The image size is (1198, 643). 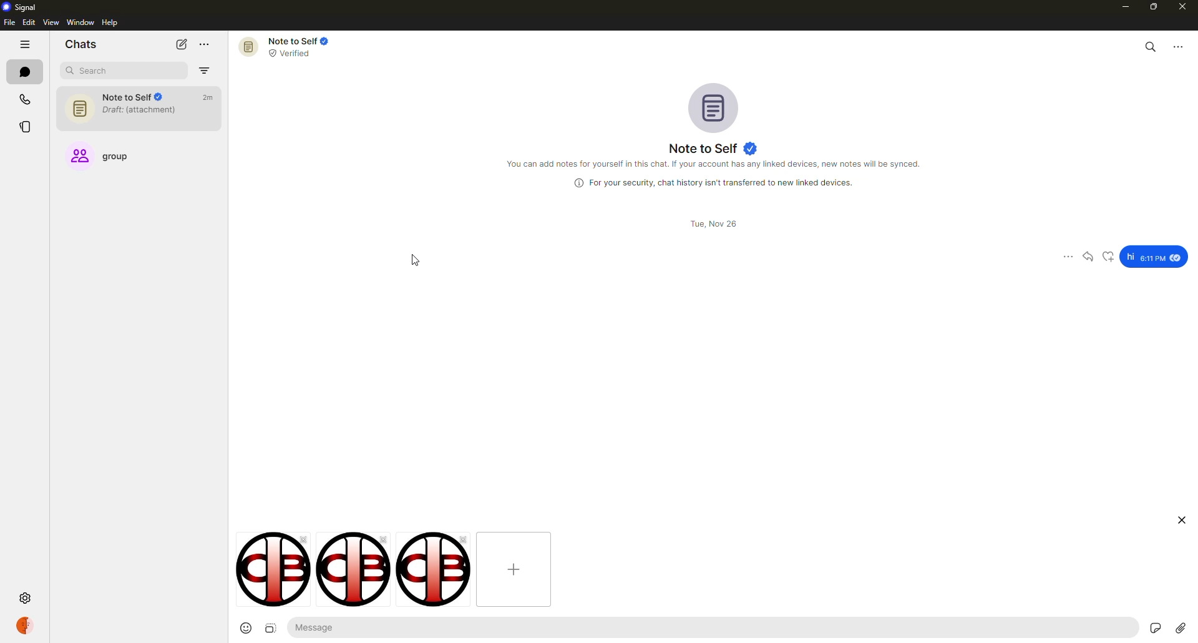 I want to click on new chat, so click(x=180, y=44).